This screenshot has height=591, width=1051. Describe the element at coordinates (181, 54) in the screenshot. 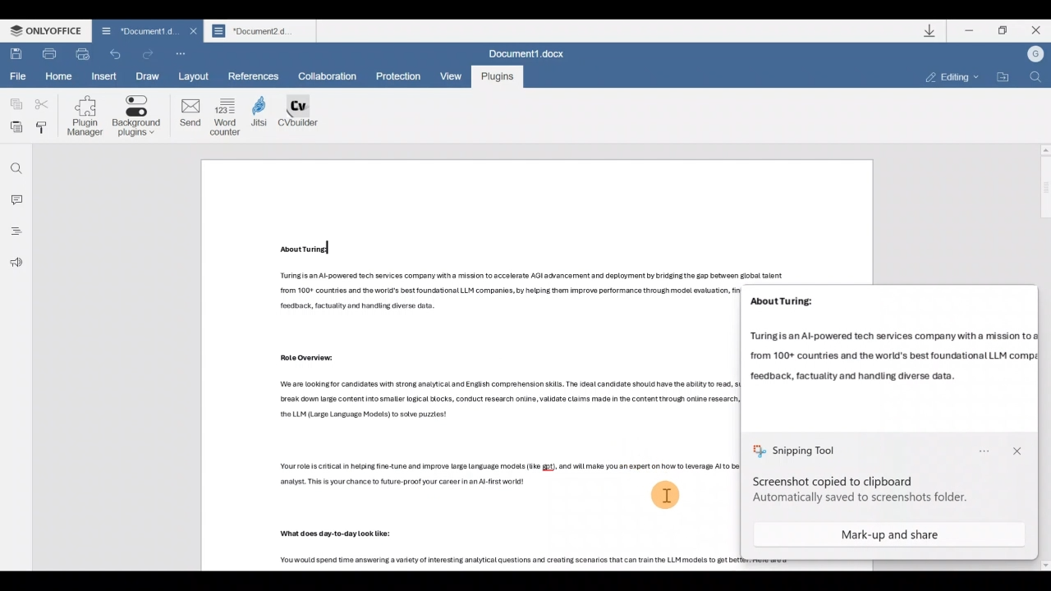

I see `Customize quick access toolbar` at that location.